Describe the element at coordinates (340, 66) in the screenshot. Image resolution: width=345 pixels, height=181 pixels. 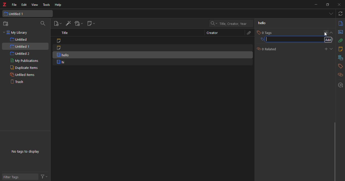
I see `tags` at that location.